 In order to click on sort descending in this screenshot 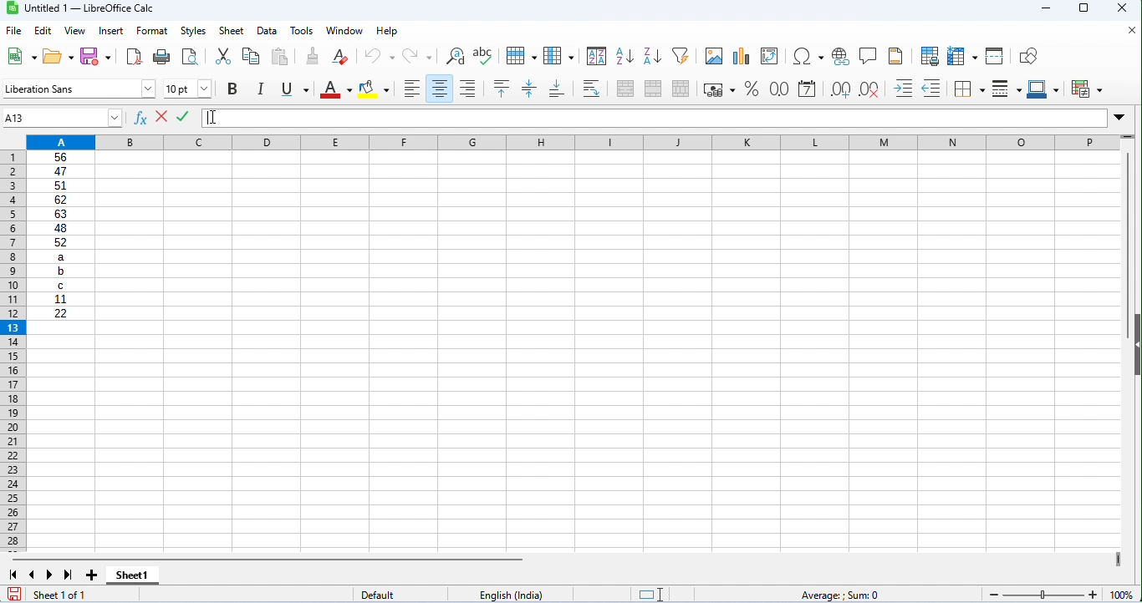, I will do `click(650, 55)`.